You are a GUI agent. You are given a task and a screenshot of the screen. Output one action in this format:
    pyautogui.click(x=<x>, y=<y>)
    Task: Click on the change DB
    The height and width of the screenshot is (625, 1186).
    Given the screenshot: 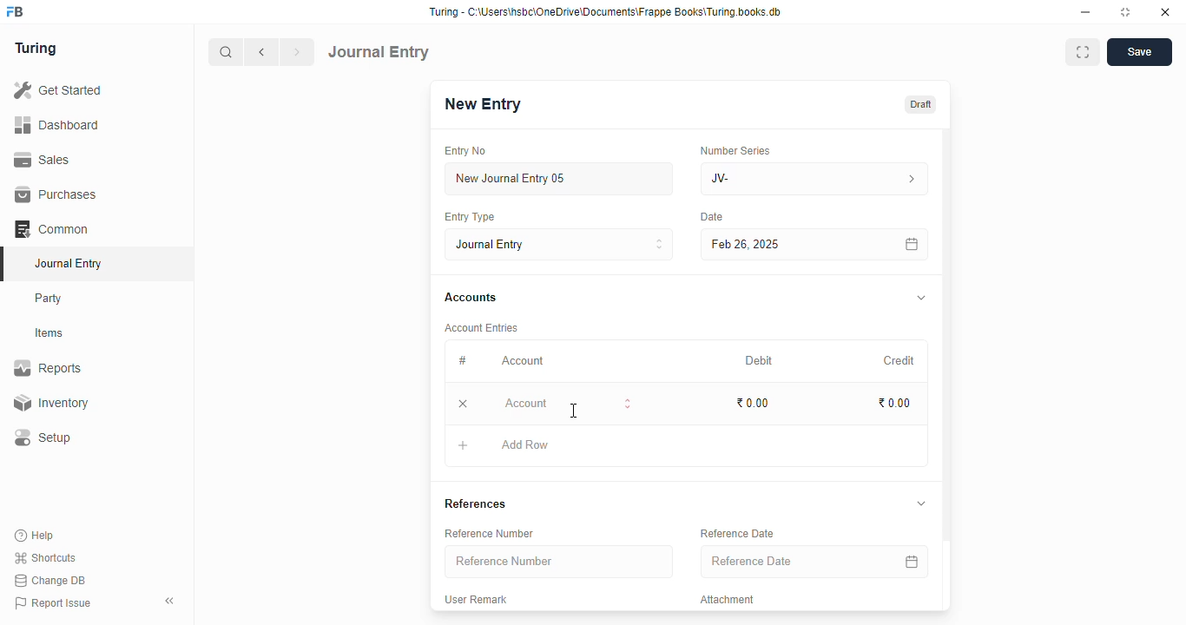 What is the action you would take?
    pyautogui.click(x=50, y=581)
    